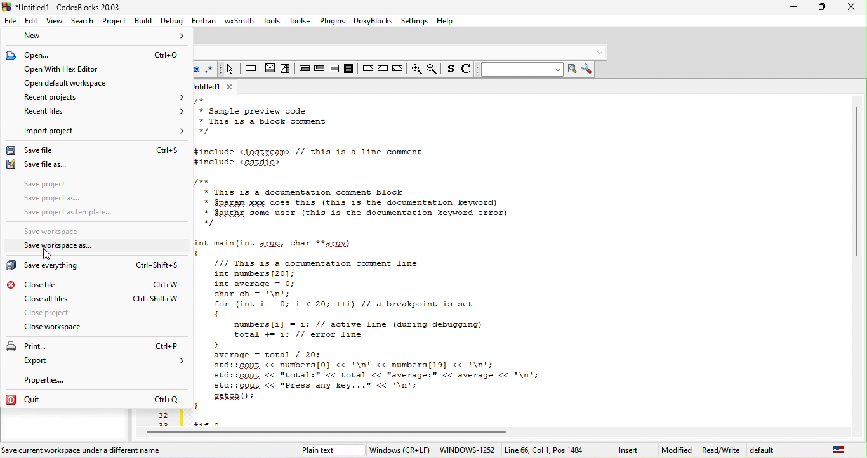 This screenshot has height=458, width=867. Describe the element at coordinates (466, 70) in the screenshot. I see `toggle source` at that location.